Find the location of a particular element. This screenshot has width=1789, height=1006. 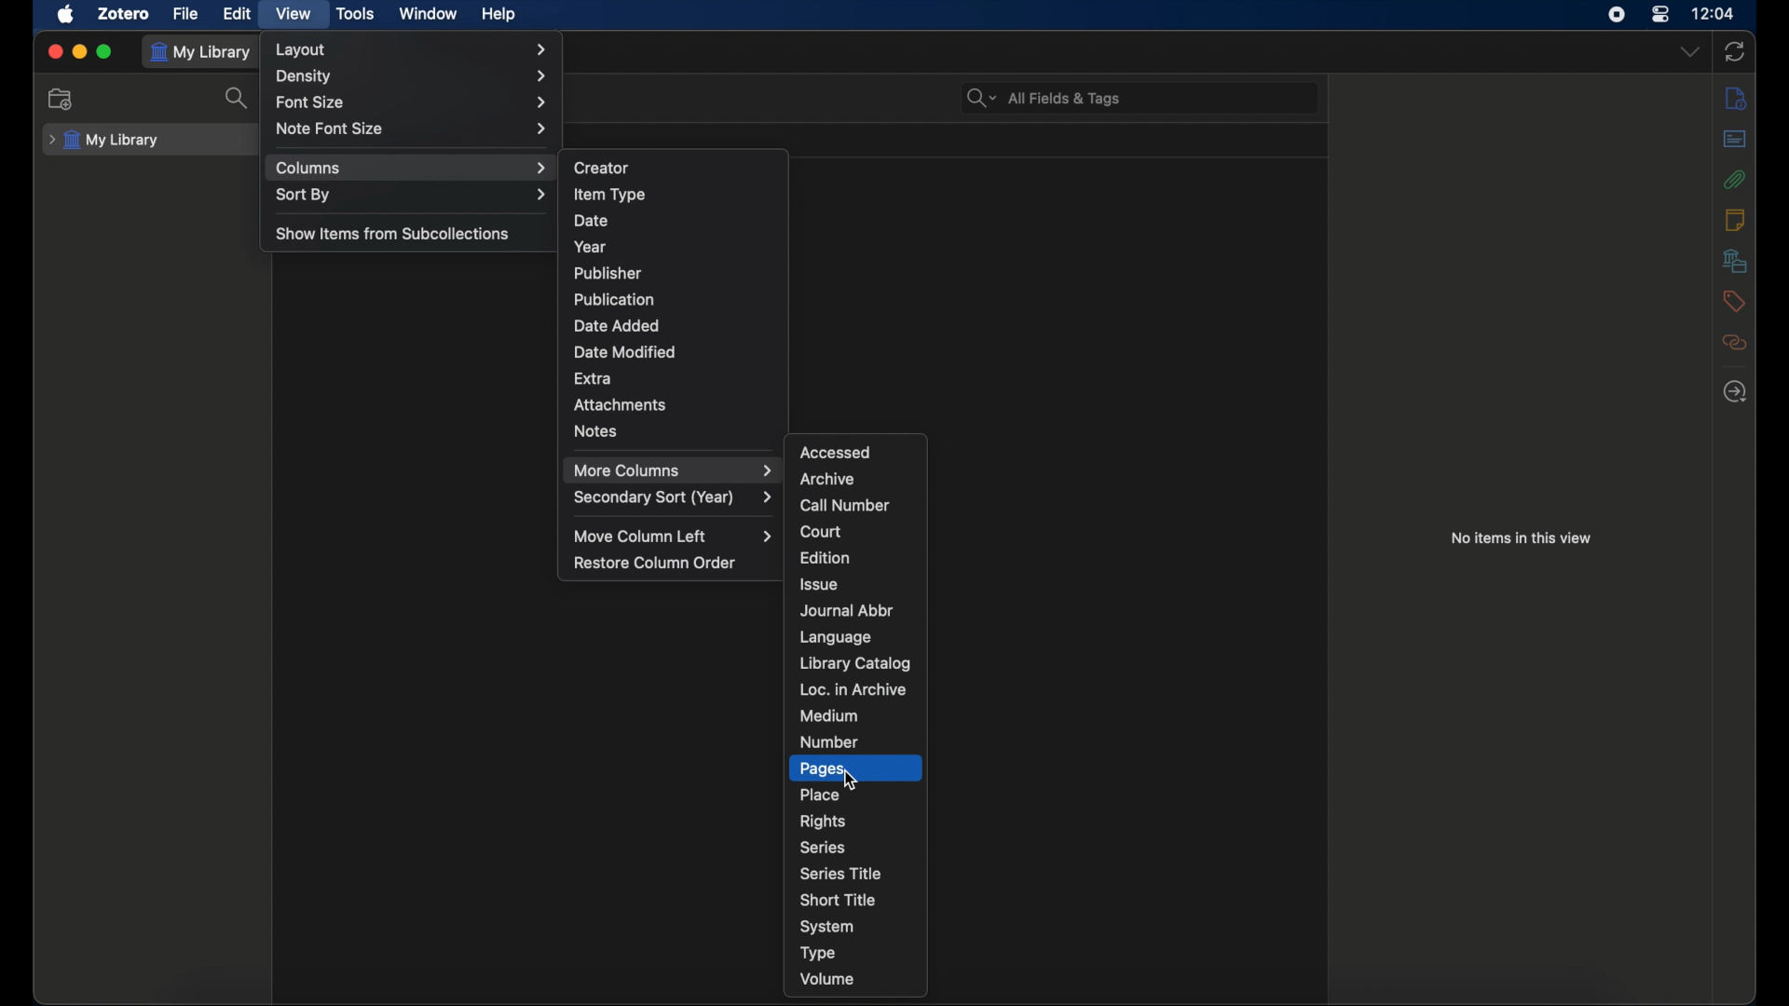

sort by is located at coordinates (412, 195).